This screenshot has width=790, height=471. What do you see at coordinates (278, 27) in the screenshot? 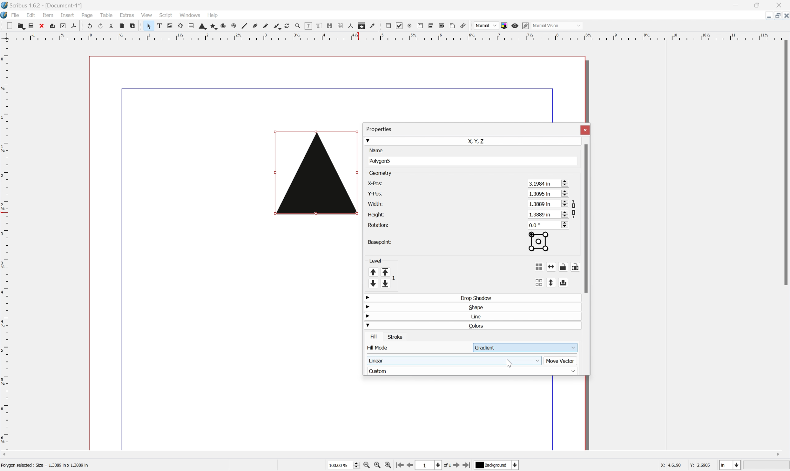
I see `Calligraphic lines` at bounding box center [278, 27].